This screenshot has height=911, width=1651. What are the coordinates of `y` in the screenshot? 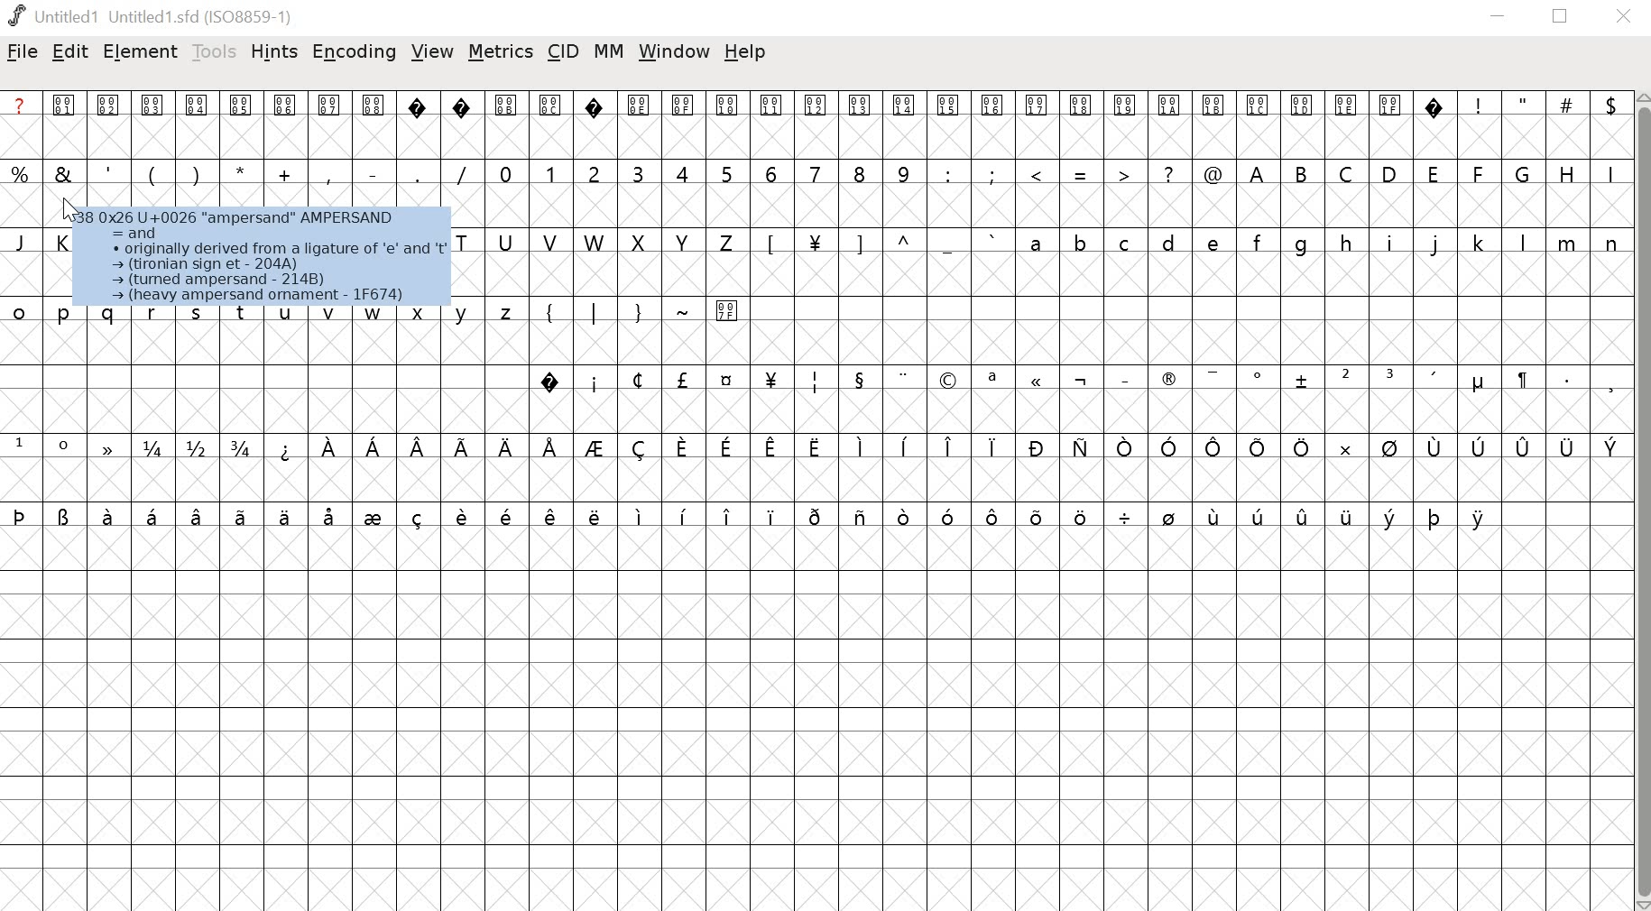 It's located at (466, 312).